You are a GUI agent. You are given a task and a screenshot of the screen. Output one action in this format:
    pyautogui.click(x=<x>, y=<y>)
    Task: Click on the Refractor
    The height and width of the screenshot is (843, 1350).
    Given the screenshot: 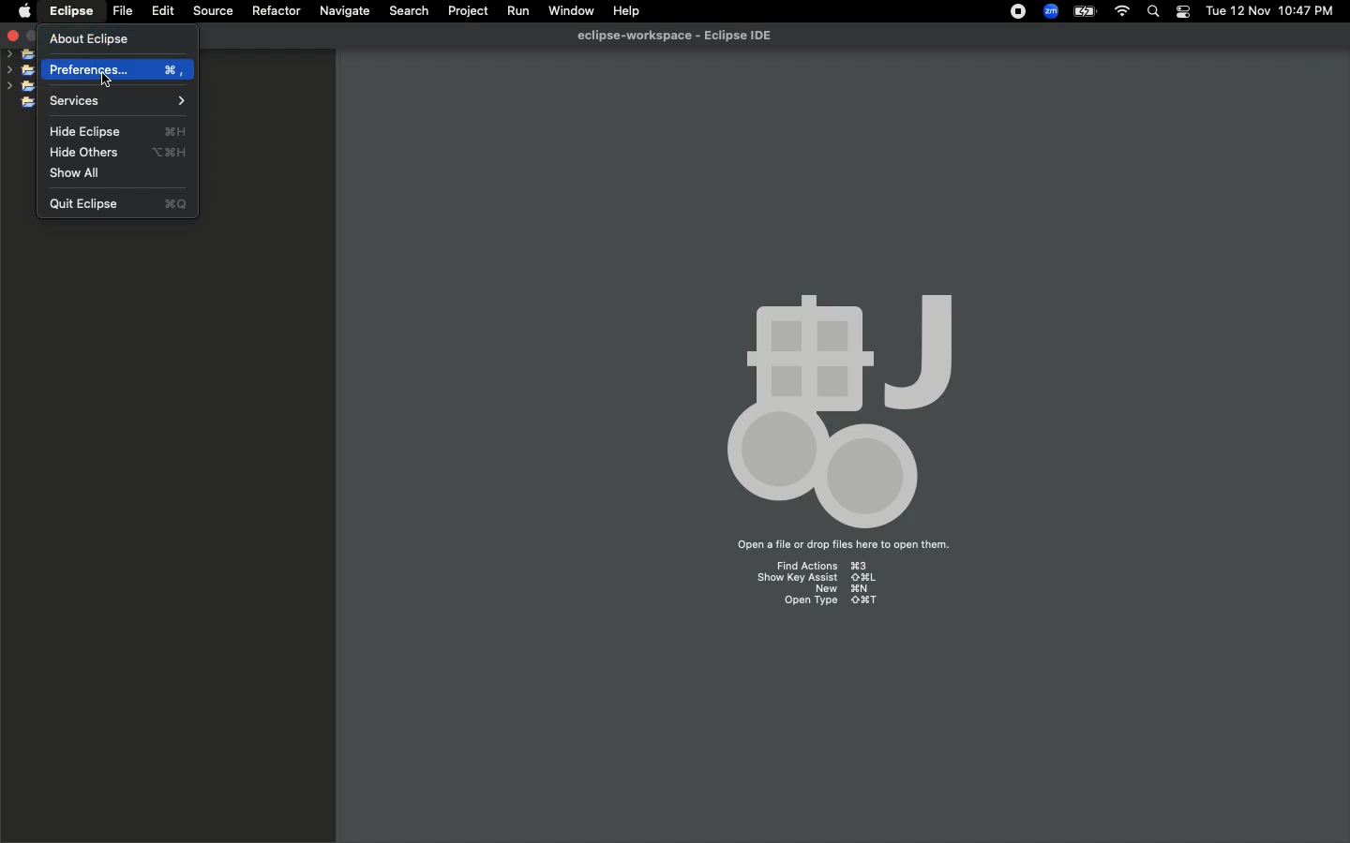 What is the action you would take?
    pyautogui.click(x=277, y=12)
    